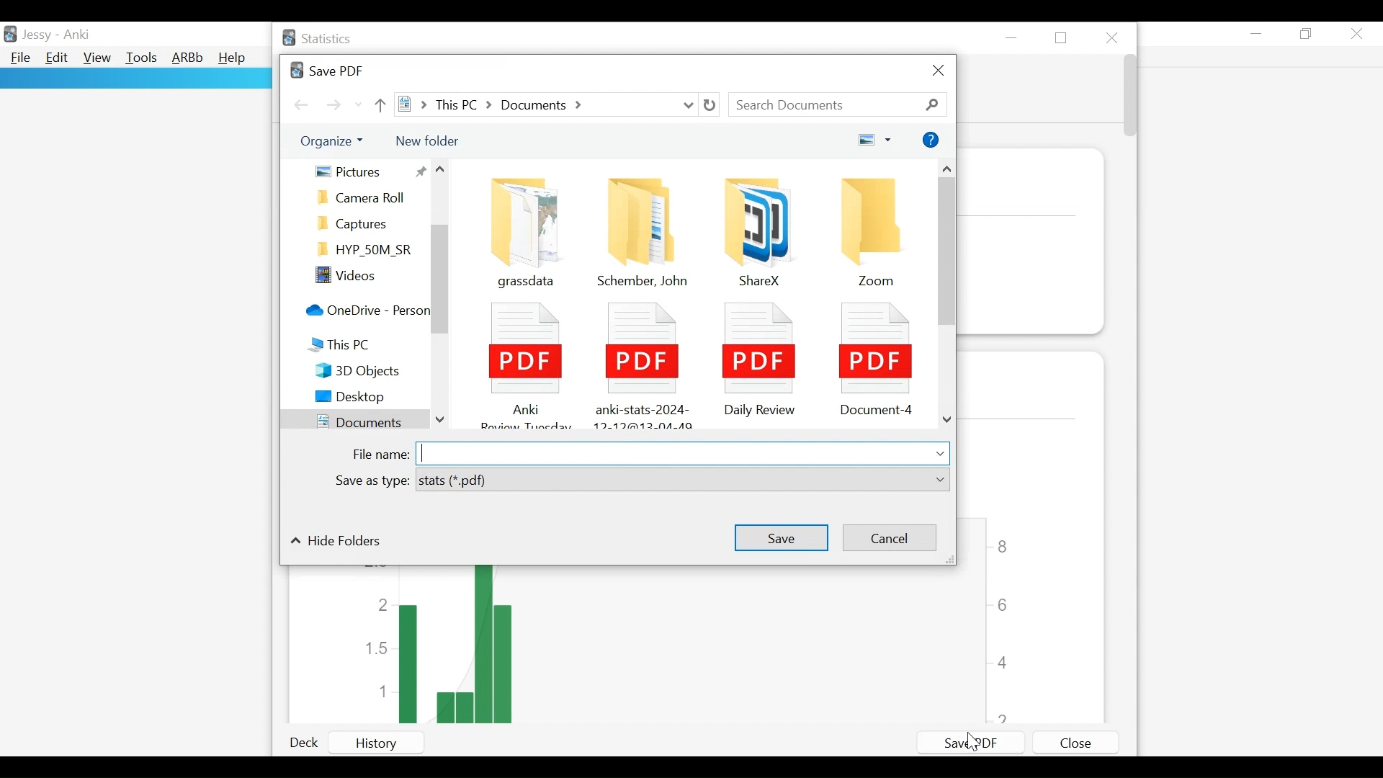 This screenshot has height=778, width=1383. I want to click on Minimize, so click(1014, 37).